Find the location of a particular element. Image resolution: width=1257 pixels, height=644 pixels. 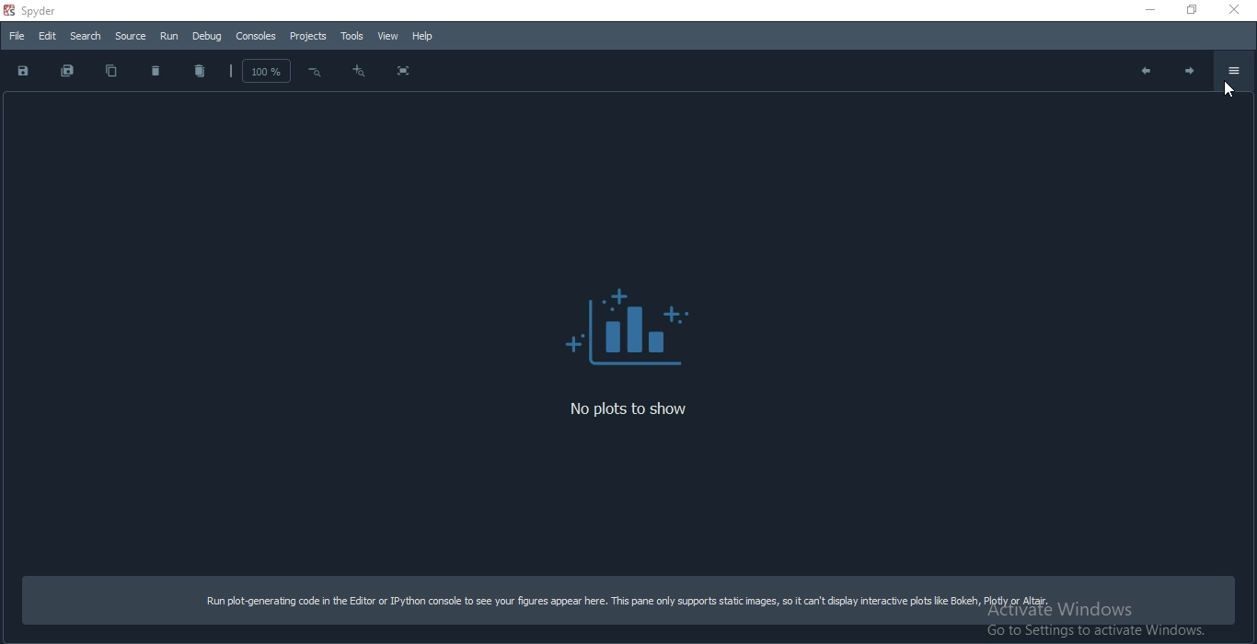

restore is located at coordinates (1186, 11).